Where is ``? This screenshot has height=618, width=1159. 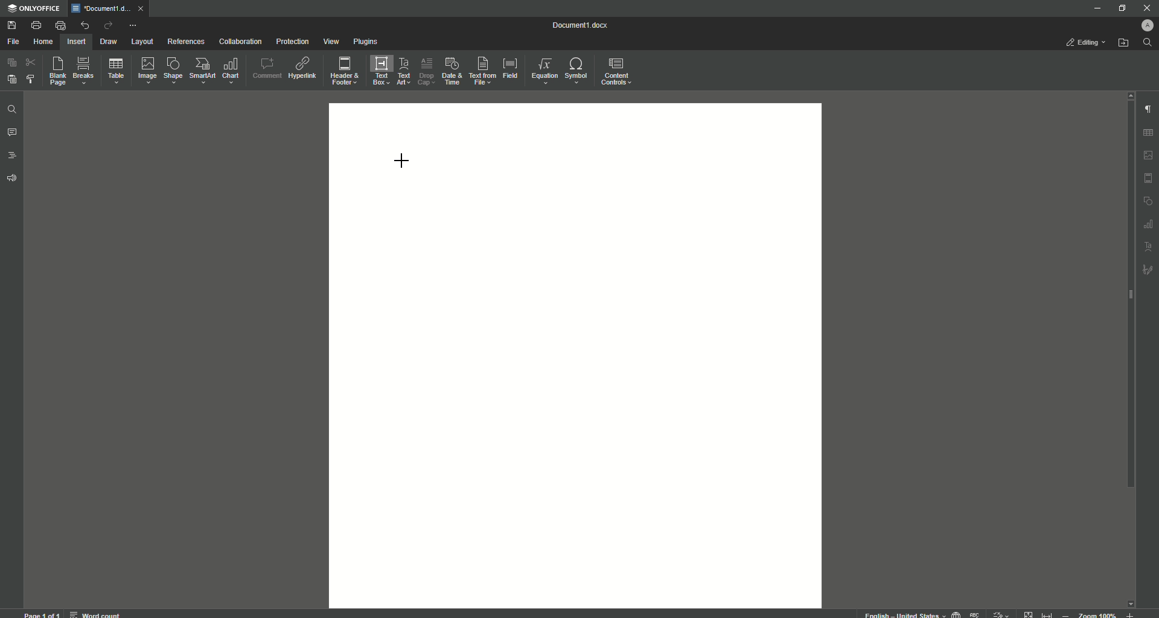
 is located at coordinates (292, 43).